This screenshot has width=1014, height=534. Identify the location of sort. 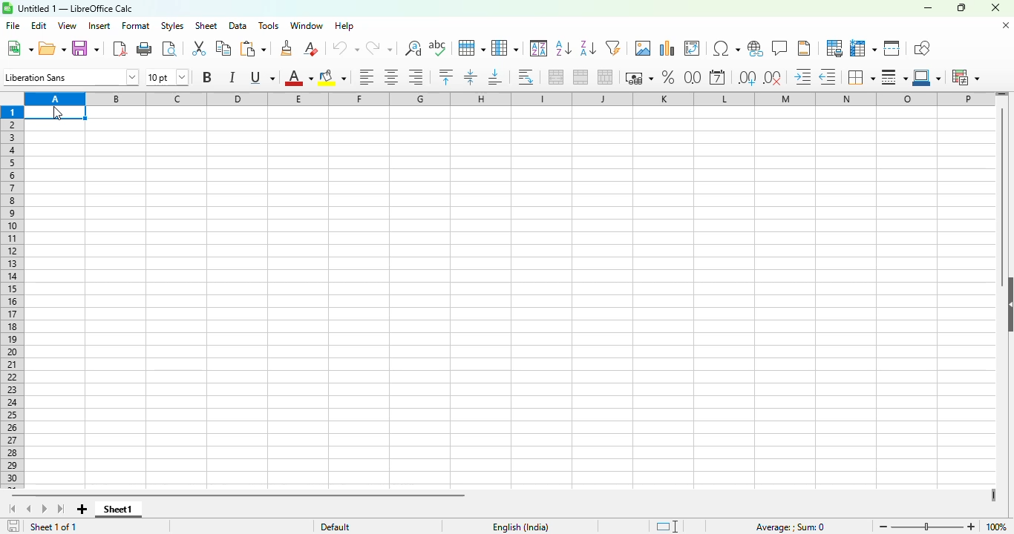
(539, 48).